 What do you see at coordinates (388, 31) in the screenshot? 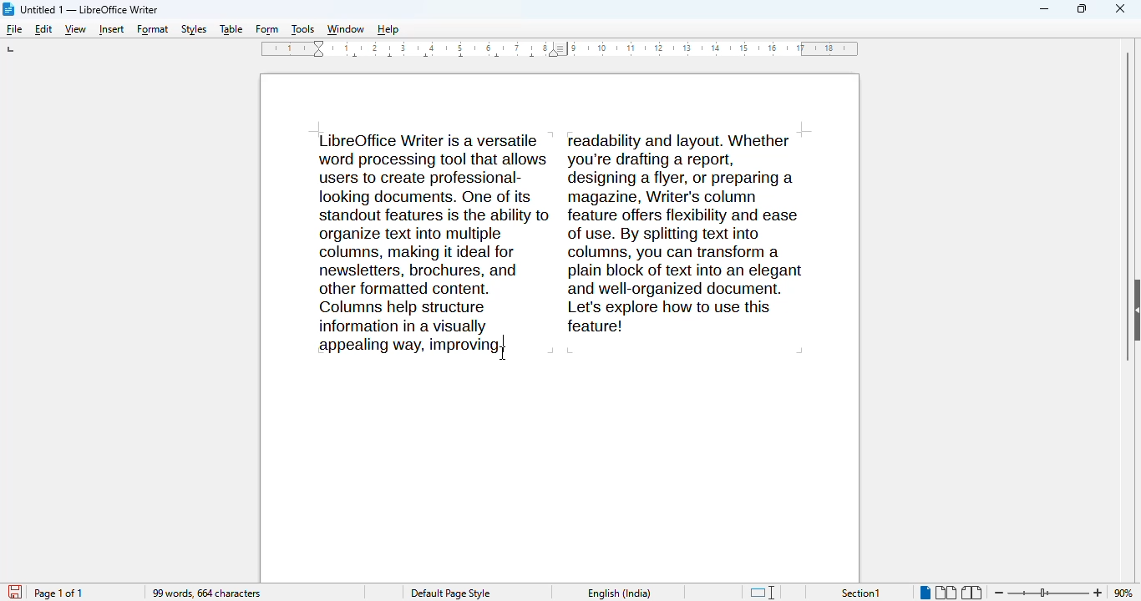
I see `help` at bounding box center [388, 31].